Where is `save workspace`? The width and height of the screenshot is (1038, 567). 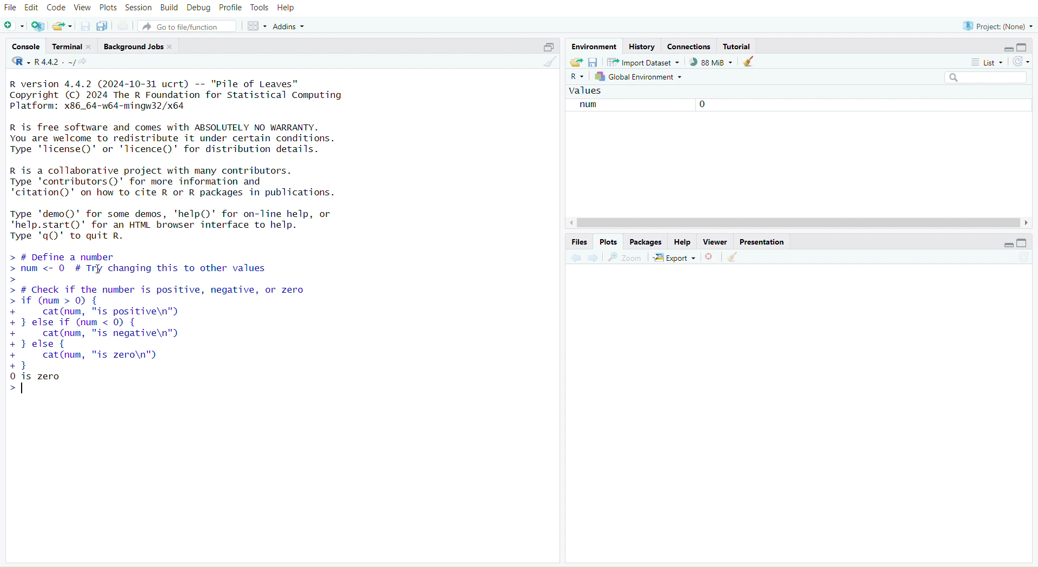
save workspace is located at coordinates (593, 64).